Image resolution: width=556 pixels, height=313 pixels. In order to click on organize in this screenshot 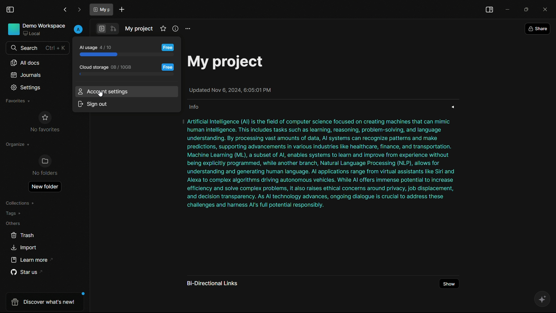, I will do `click(15, 146)`.